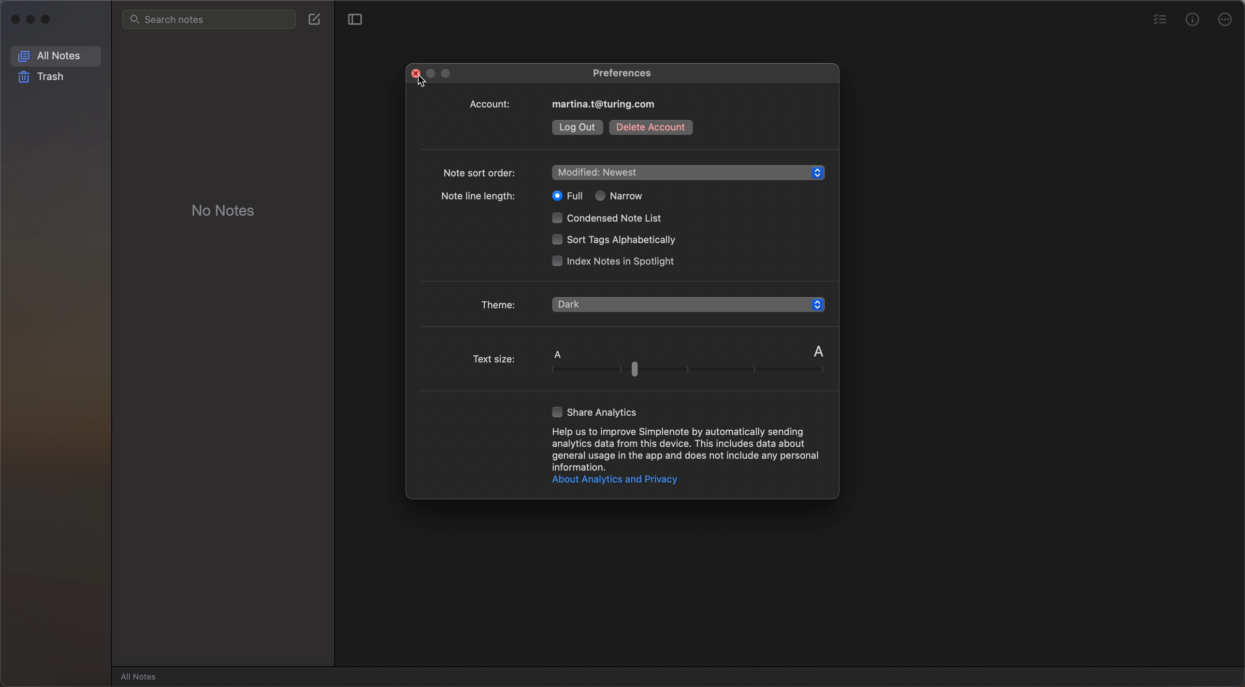  What do you see at coordinates (614, 262) in the screenshot?
I see `index notes in spotlight` at bounding box center [614, 262].